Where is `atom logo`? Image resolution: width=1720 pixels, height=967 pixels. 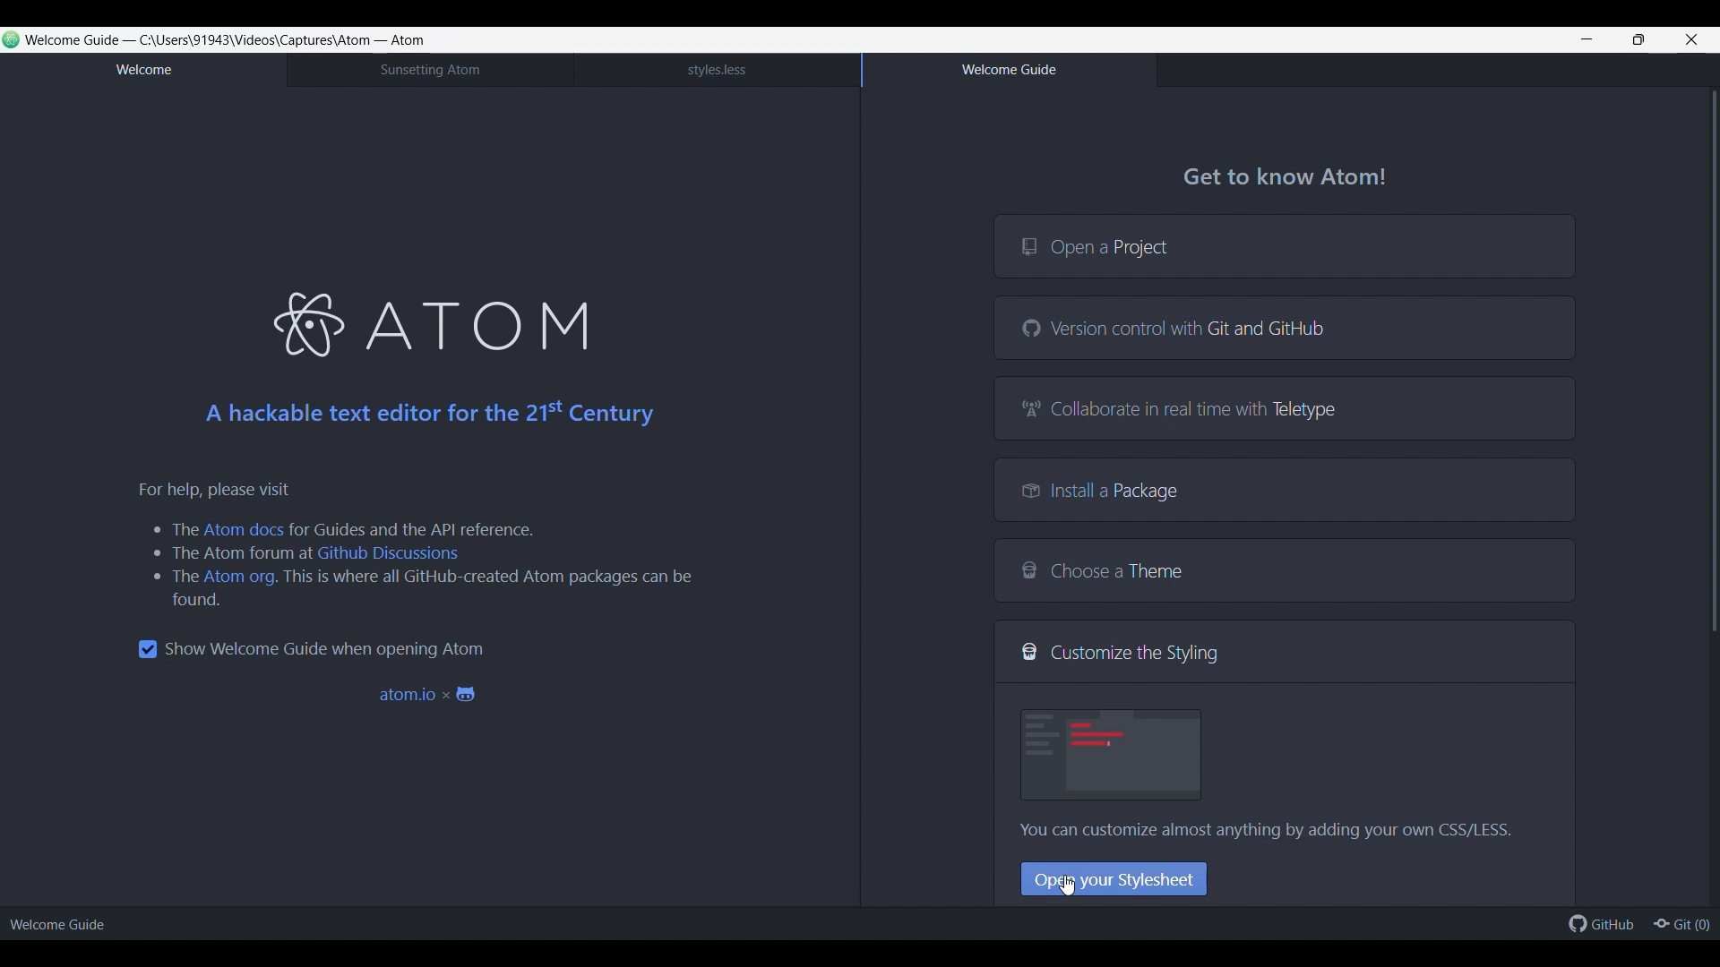
atom logo is located at coordinates (305, 326).